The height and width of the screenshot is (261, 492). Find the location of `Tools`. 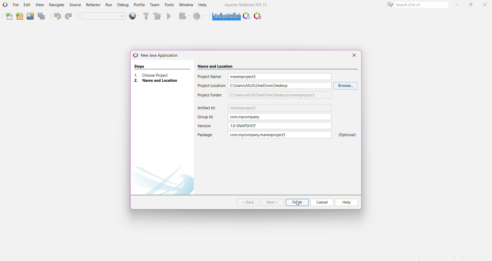

Tools is located at coordinates (169, 5).